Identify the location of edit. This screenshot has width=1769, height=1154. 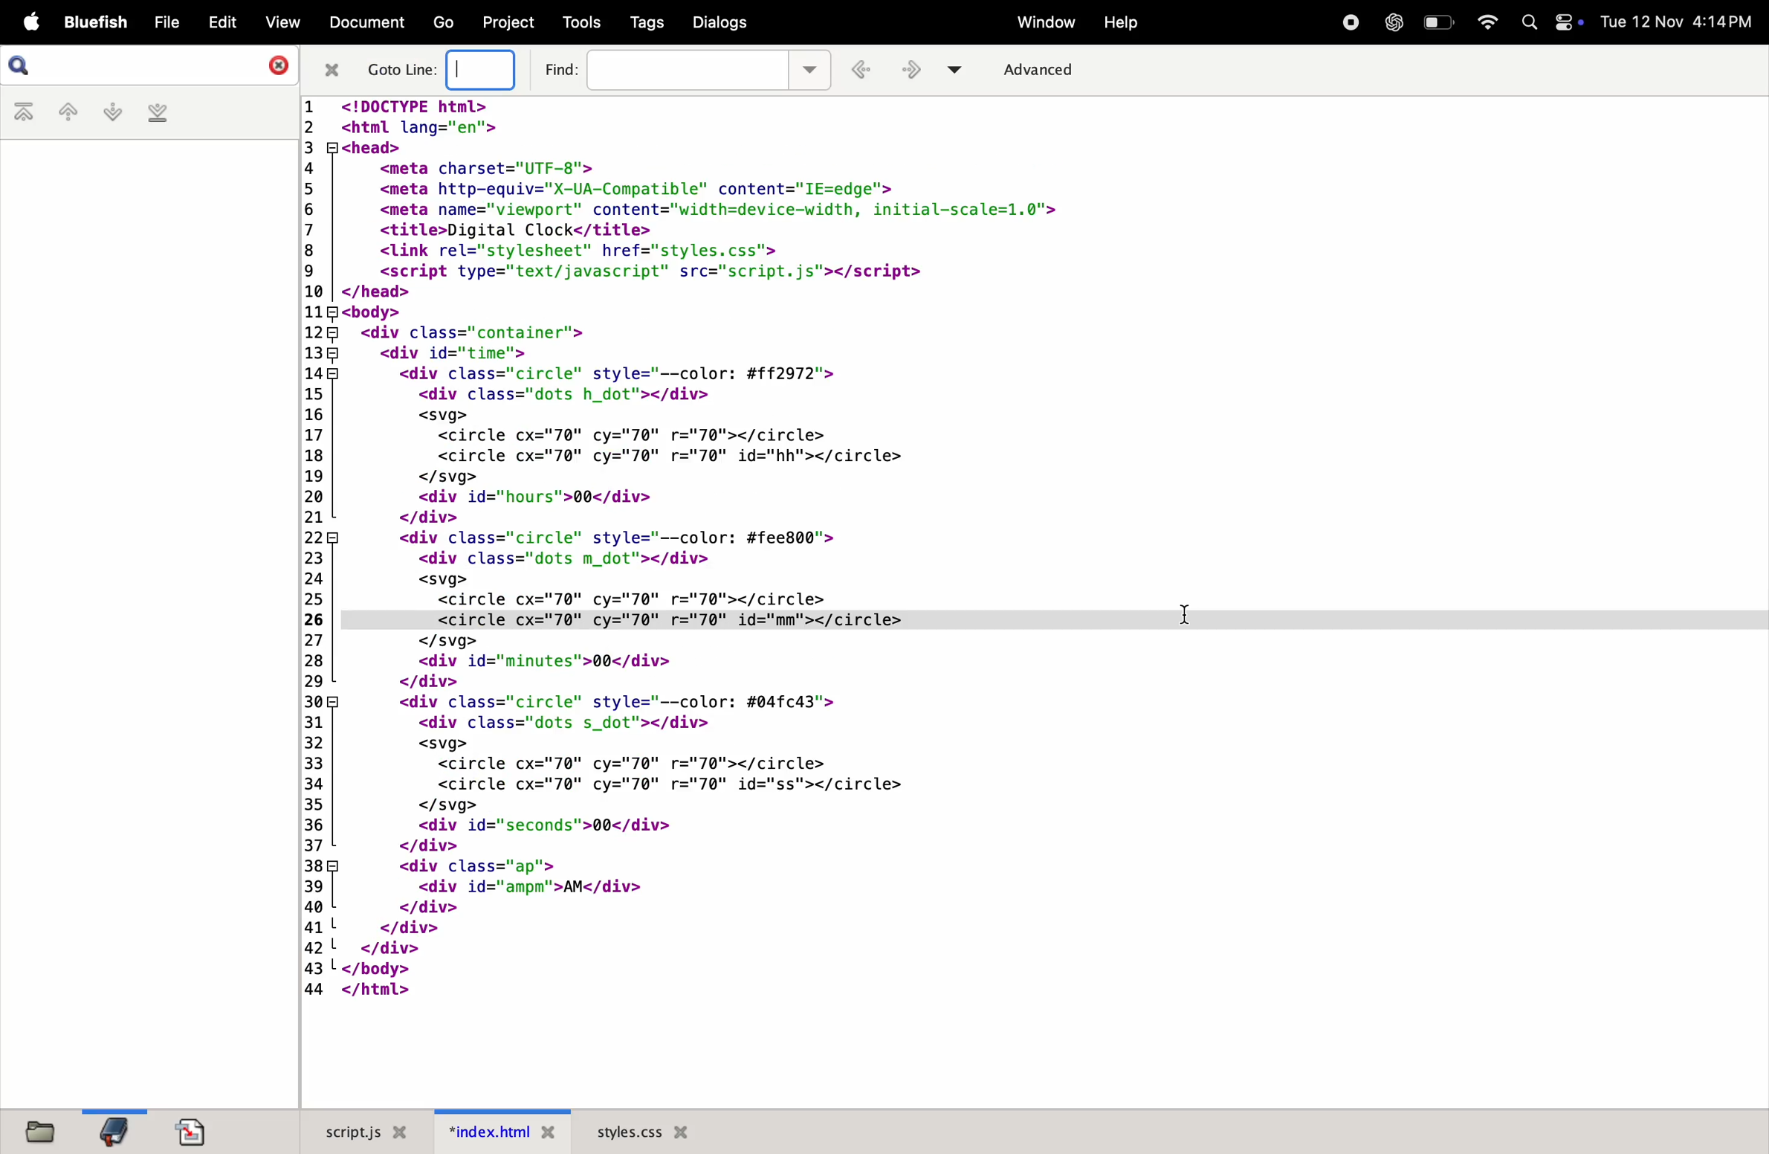
(217, 22).